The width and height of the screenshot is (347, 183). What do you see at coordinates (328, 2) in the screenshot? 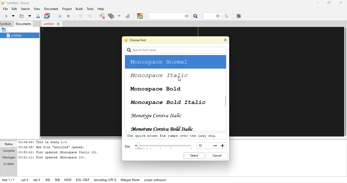
I see `maximize` at bounding box center [328, 2].